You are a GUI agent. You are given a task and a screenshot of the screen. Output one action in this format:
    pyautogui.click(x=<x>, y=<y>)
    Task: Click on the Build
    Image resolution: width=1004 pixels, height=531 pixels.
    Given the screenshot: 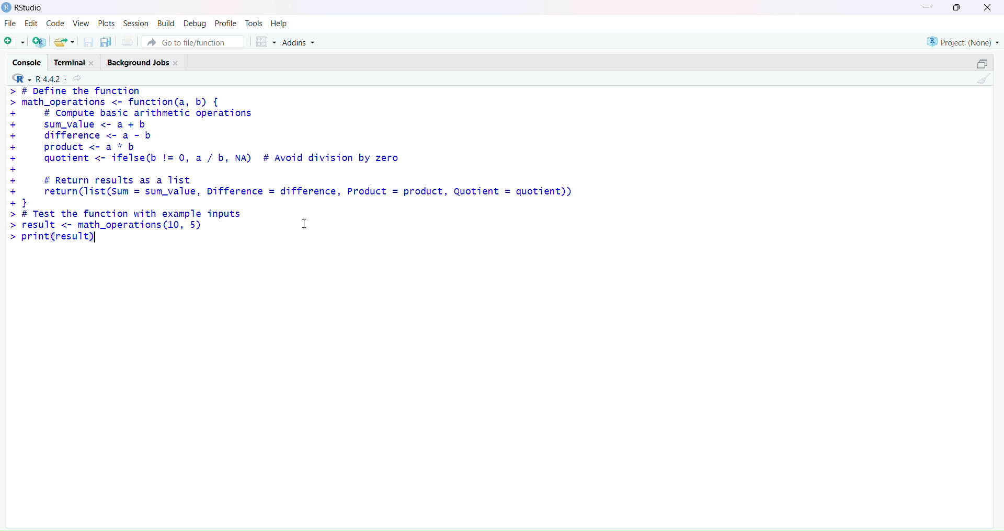 What is the action you would take?
    pyautogui.click(x=164, y=23)
    